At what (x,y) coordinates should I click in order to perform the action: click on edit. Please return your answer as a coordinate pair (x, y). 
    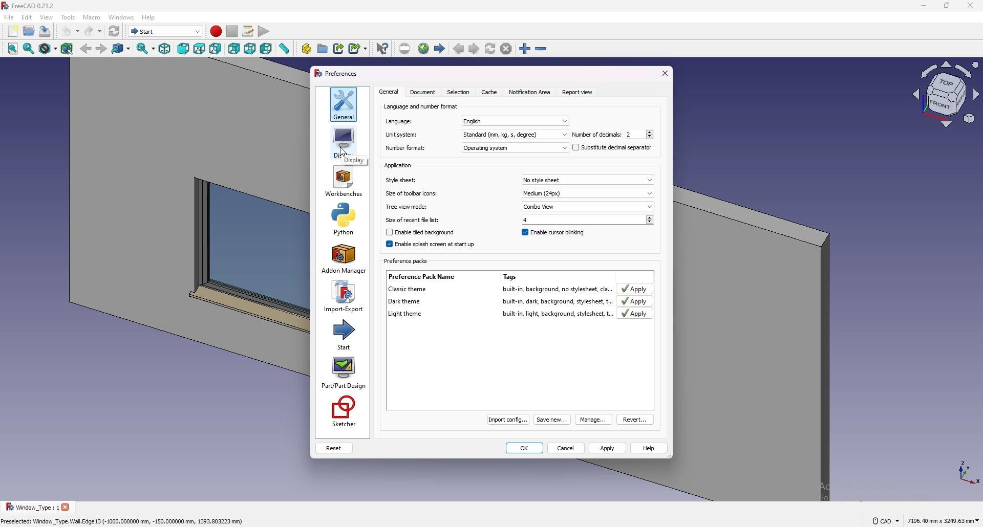
    Looking at the image, I should click on (27, 17).